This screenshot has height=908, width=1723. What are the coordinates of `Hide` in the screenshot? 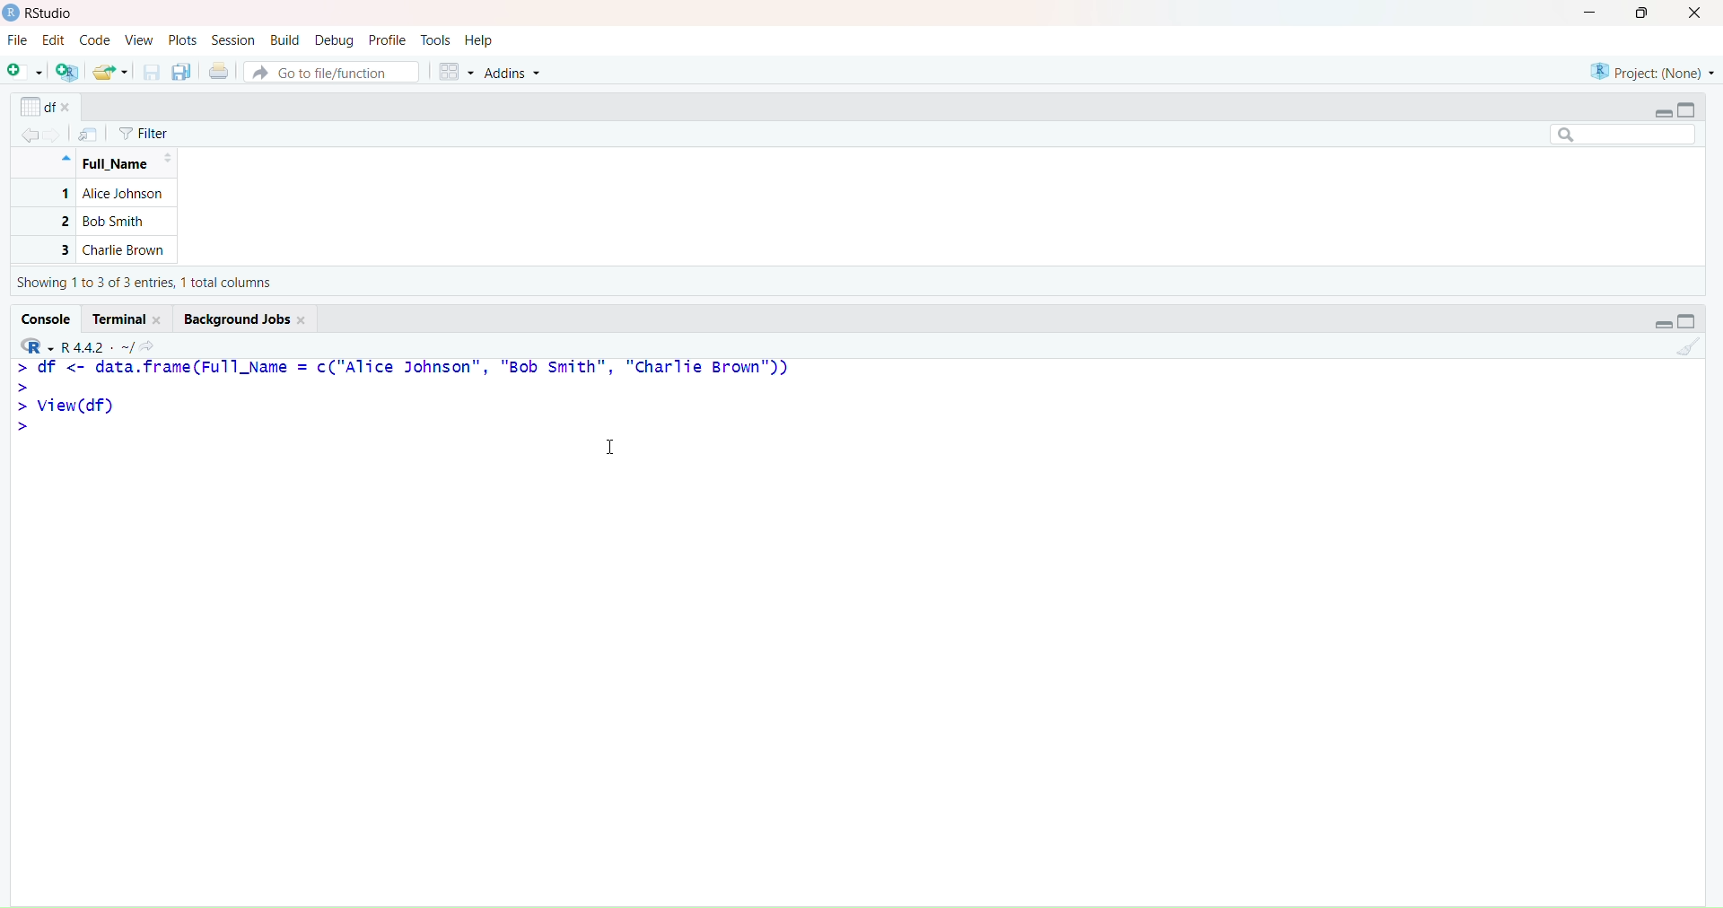 It's located at (65, 157).